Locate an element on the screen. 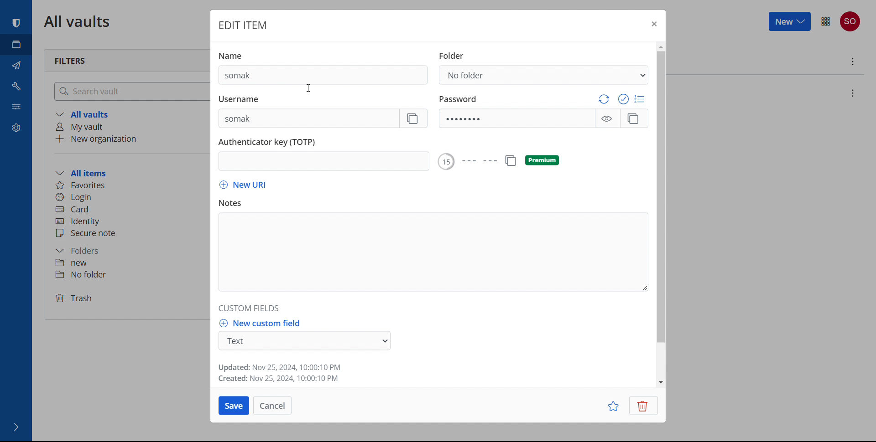 The height and width of the screenshot is (442, 876). scrollbar is located at coordinates (661, 197).